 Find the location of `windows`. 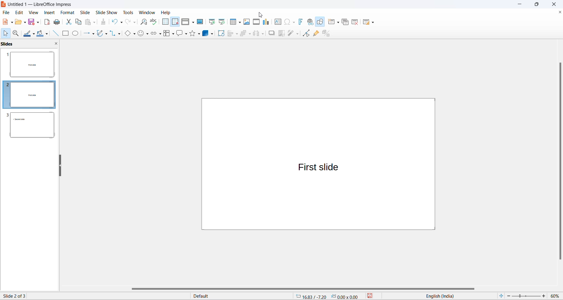

windows is located at coordinates (149, 12).